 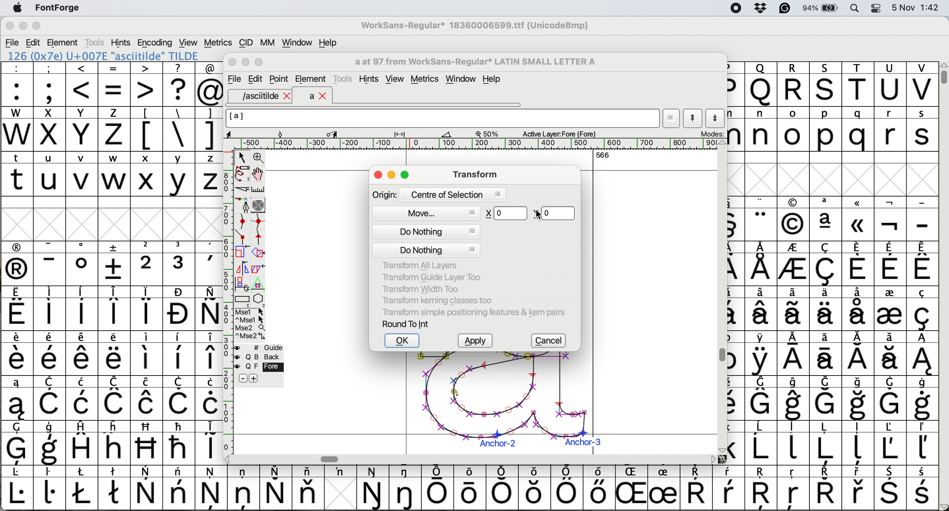 What do you see at coordinates (329, 42) in the screenshot?
I see `help` at bounding box center [329, 42].